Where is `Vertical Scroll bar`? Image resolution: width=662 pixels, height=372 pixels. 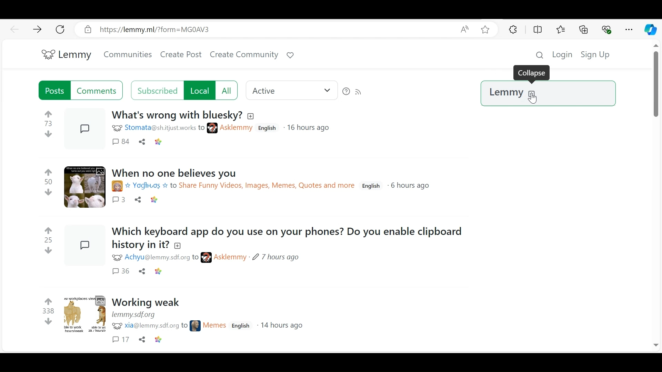
Vertical Scroll bar is located at coordinates (655, 84).